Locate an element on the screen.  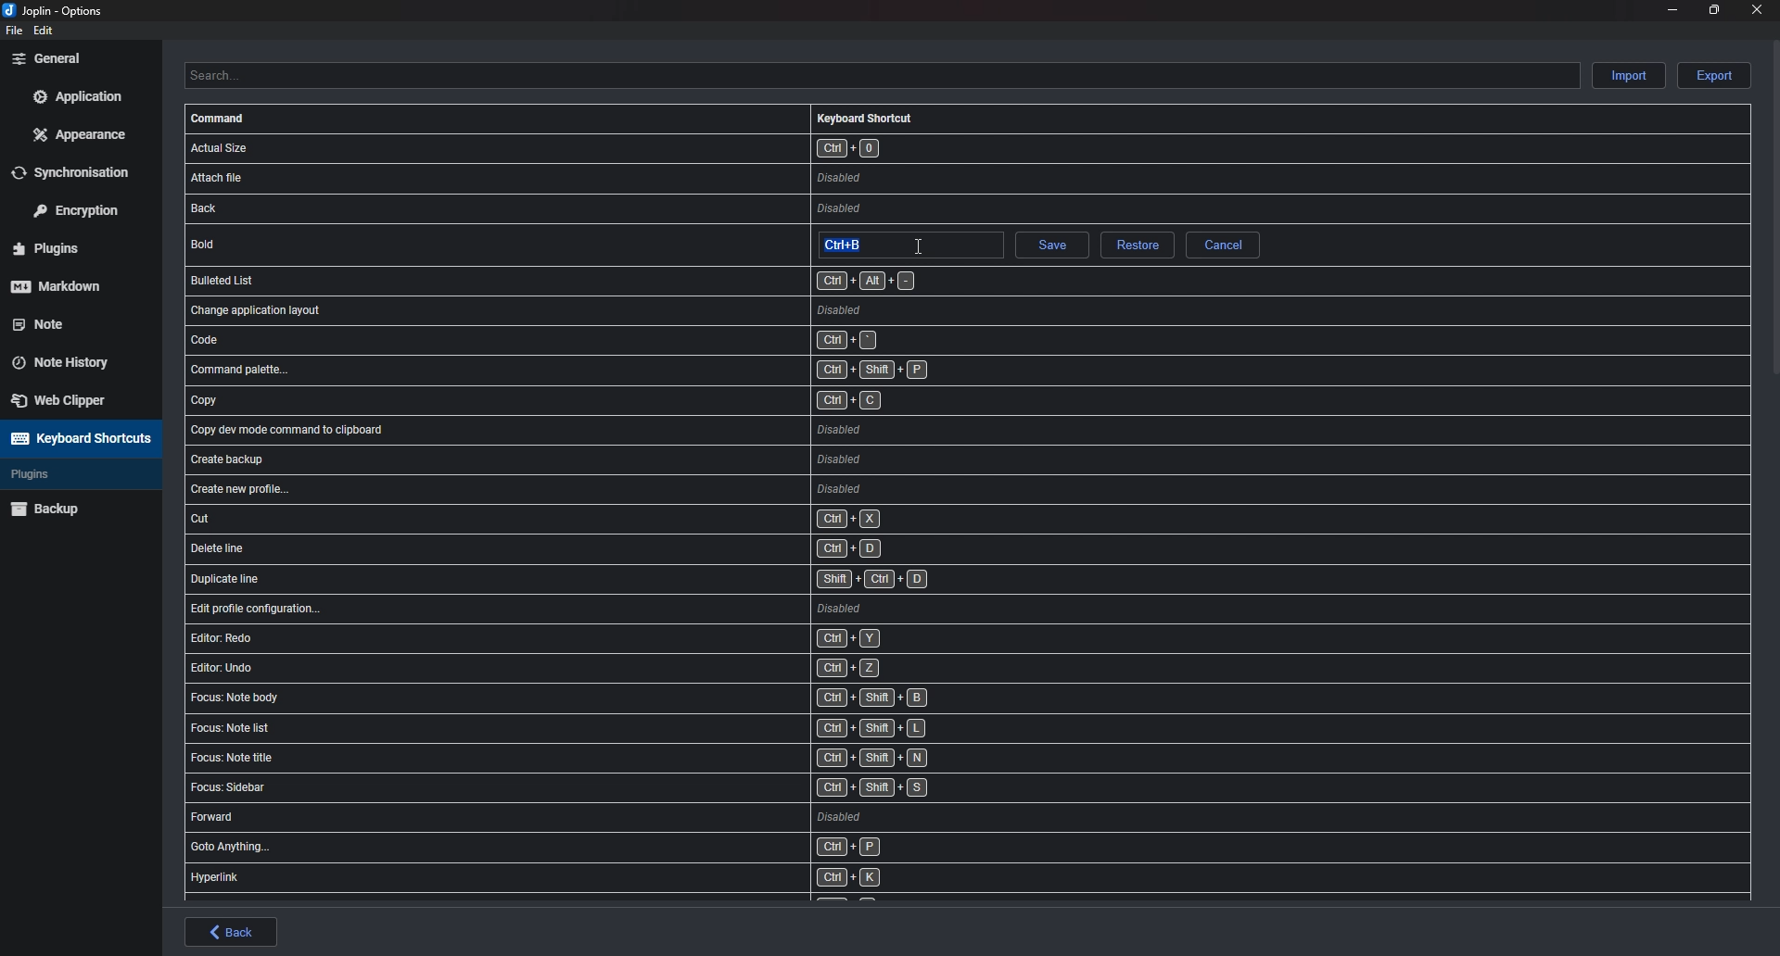
shortcut is located at coordinates (614, 849).